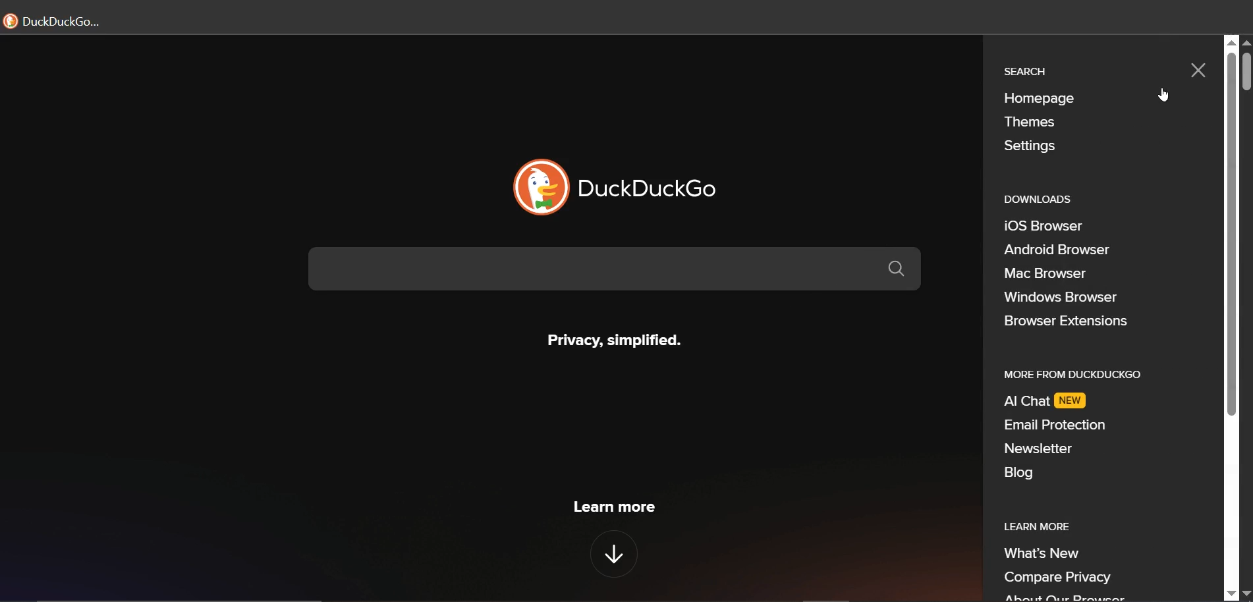 The image size is (1253, 602). I want to click on duckduckgo, so click(59, 20).